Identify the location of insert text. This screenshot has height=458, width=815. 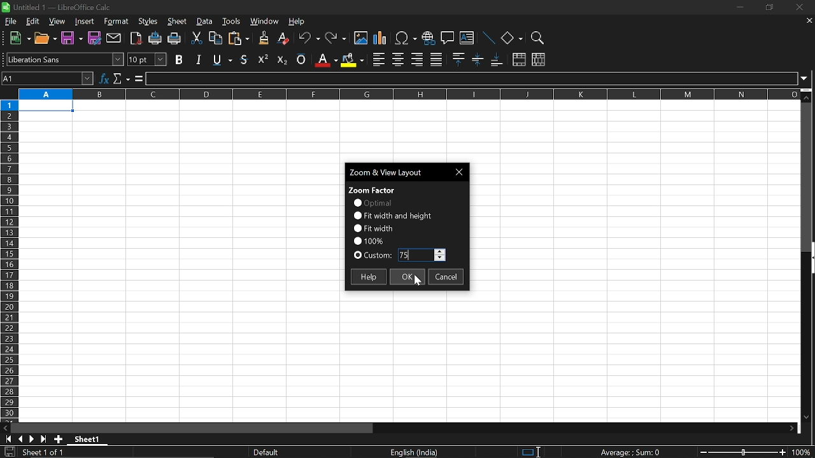
(467, 39).